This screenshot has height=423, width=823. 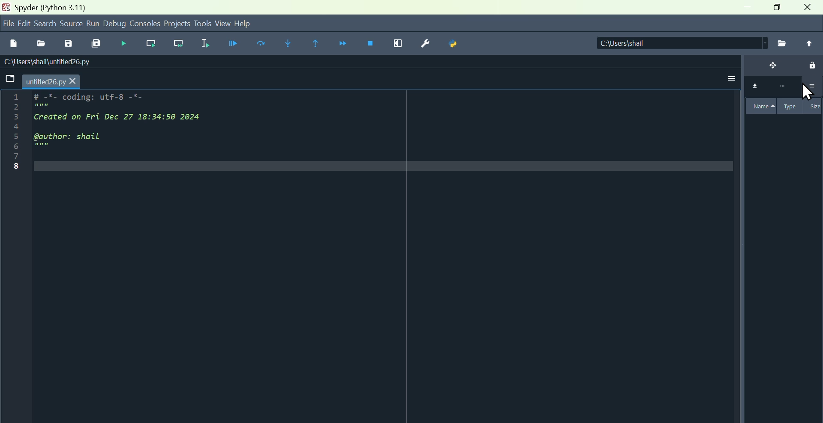 What do you see at coordinates (397, 45) in the screenshot?
I see `maximise current window` at bounding box center [397, 45].